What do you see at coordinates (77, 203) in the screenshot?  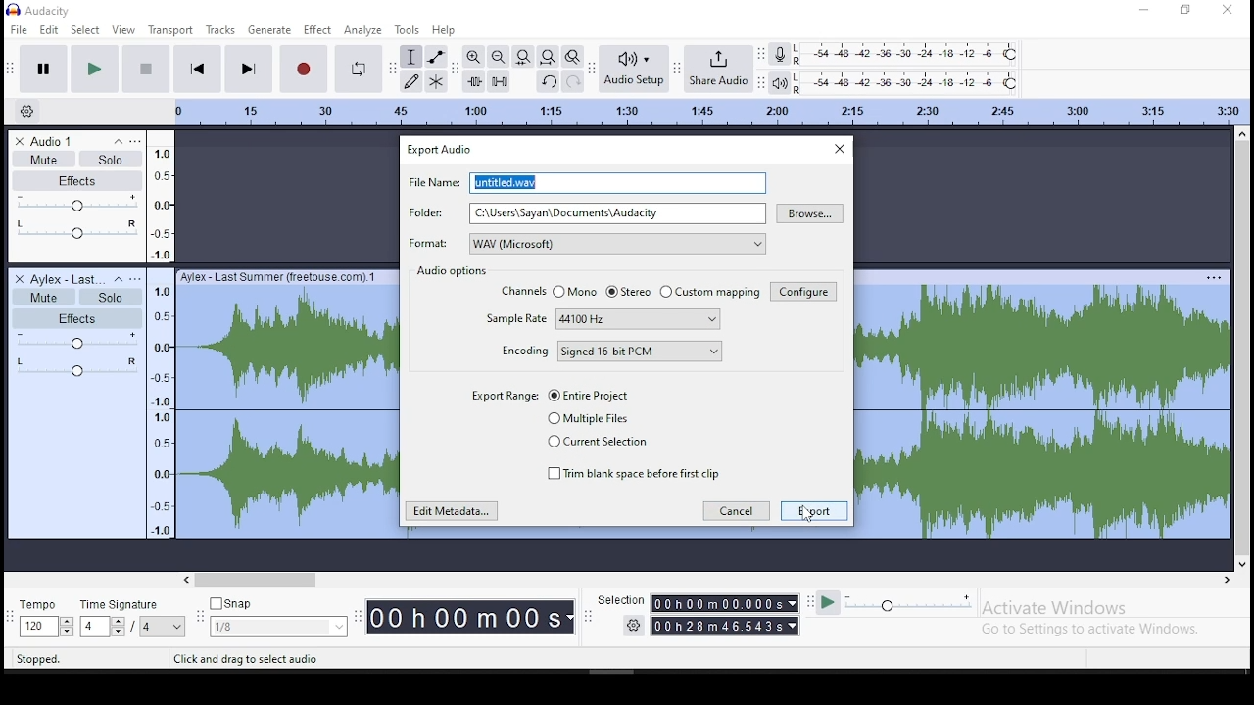 I see `volume` at bounding box center [77, 203].